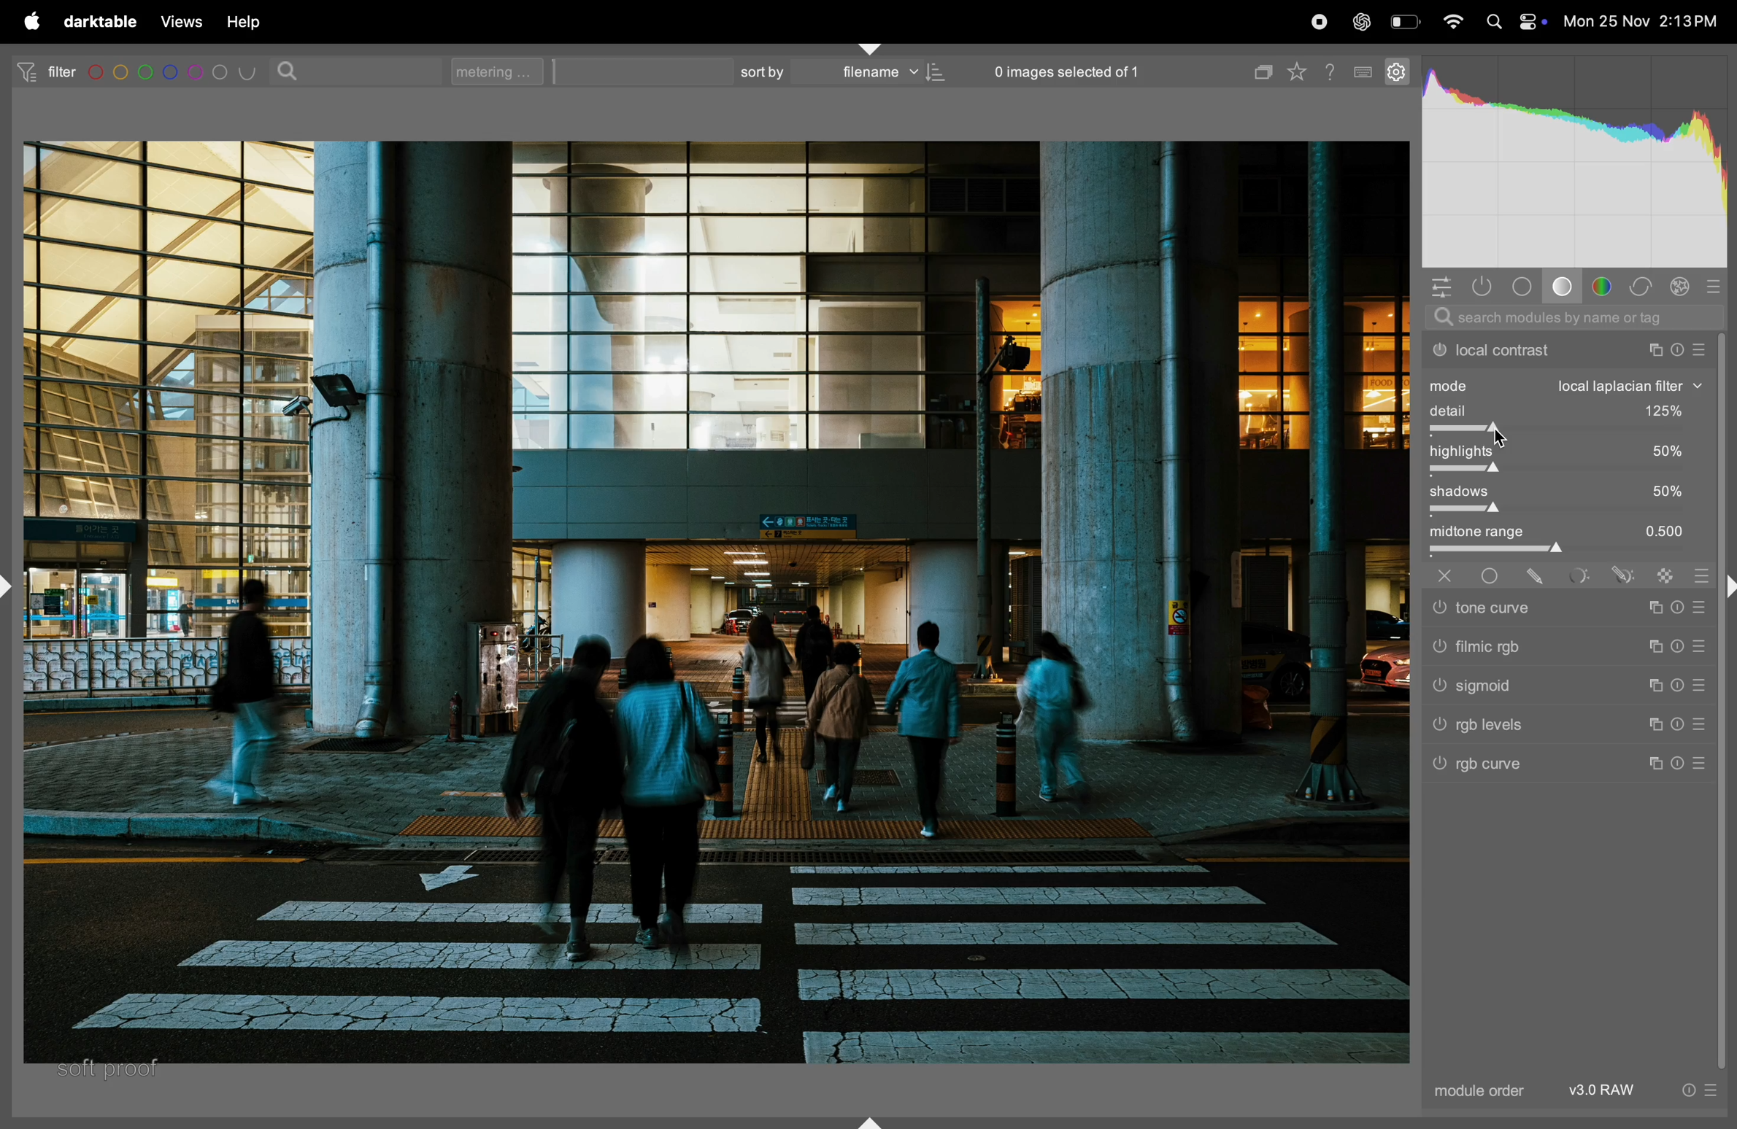 This screenshot has width=1737, height=1129. I want to click on preset, so click(1700, 765).